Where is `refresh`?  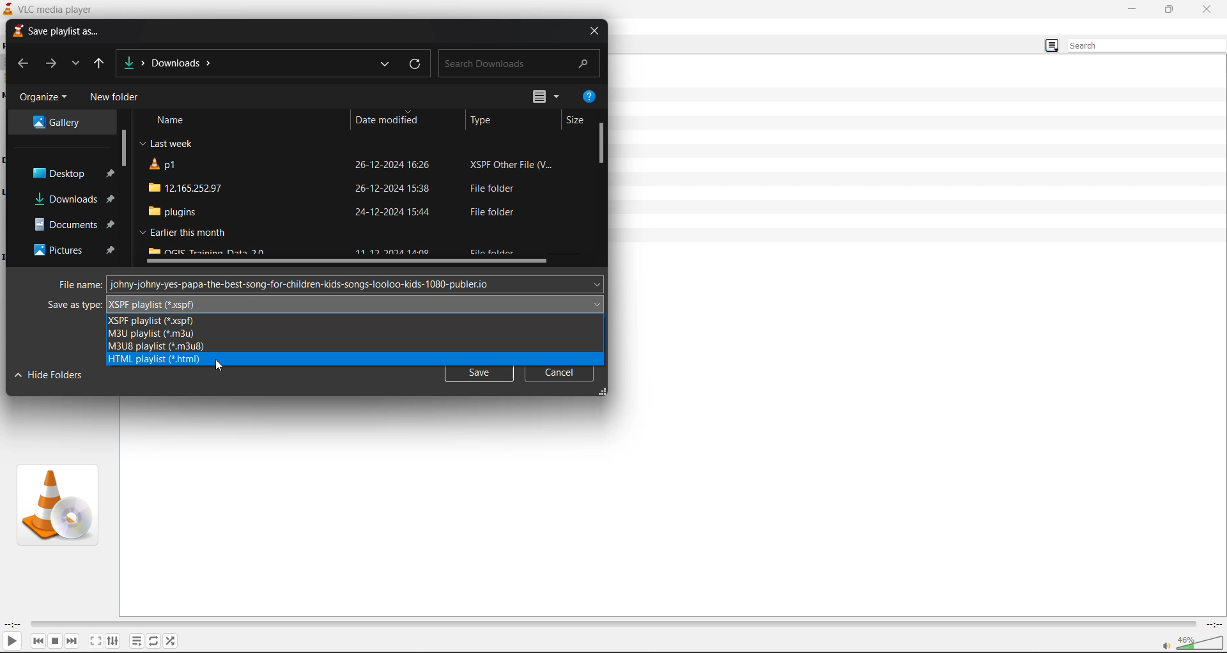 refresh is located at coordinates (417, 65).